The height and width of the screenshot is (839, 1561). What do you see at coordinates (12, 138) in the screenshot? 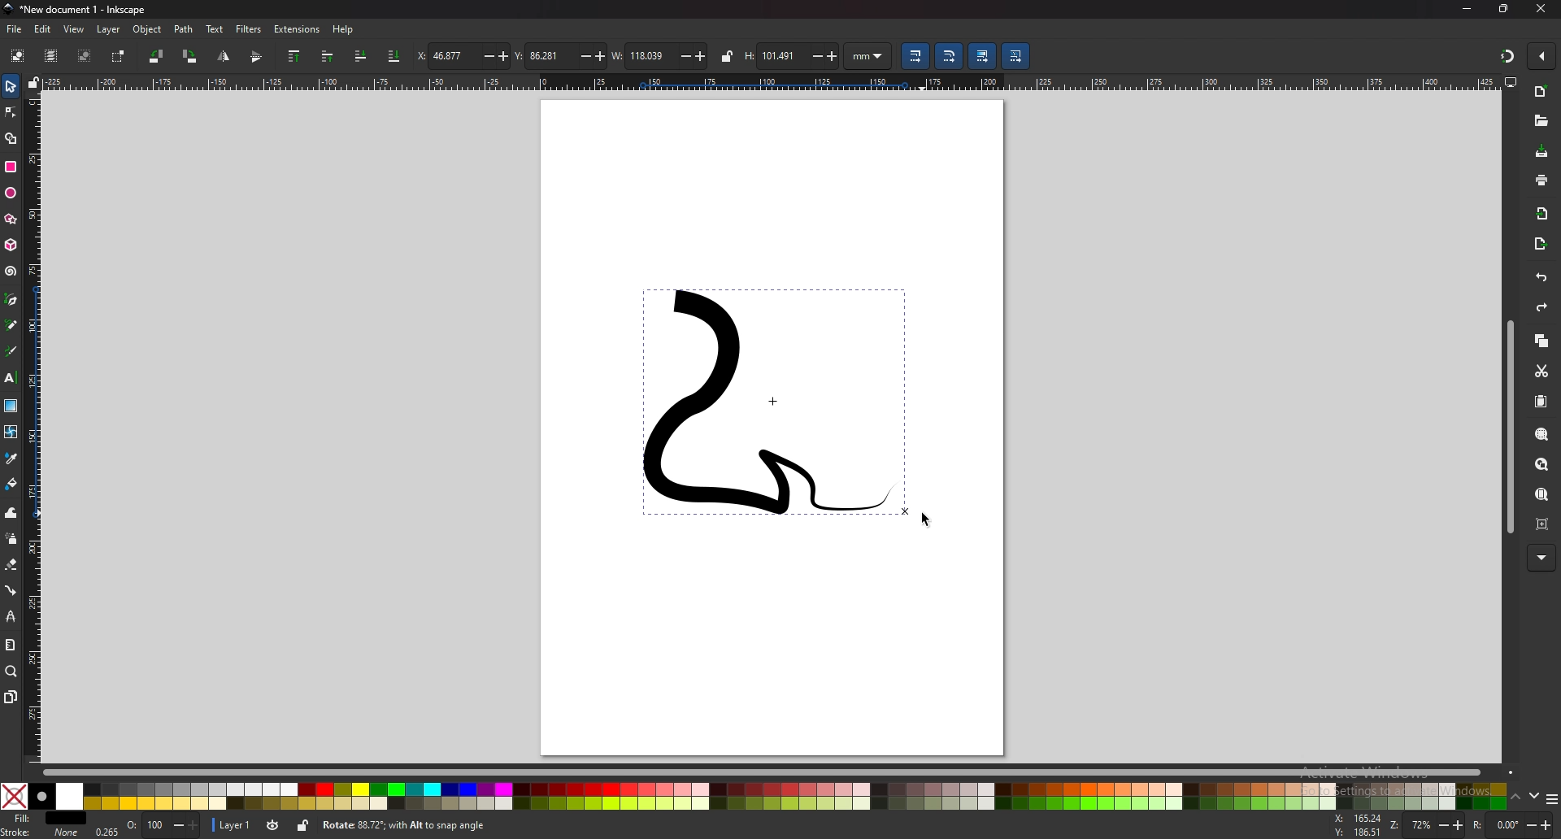
I see `shape builder` at bounding box center [12, 138].